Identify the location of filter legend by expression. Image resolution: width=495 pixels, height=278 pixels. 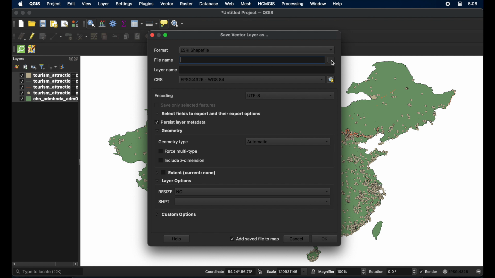
(52, 66).